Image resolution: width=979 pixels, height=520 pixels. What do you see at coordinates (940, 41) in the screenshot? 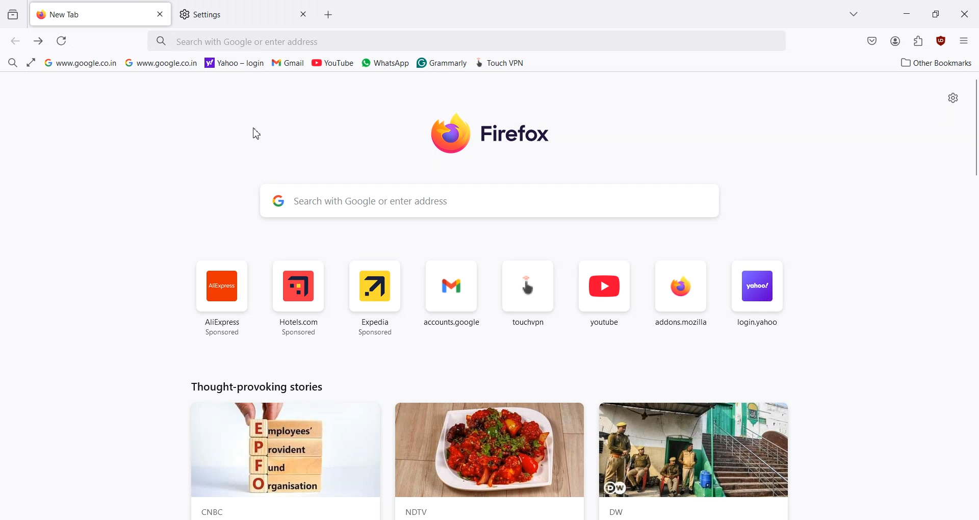
I see `uBlock Origin` at bounding box center [940, 41].